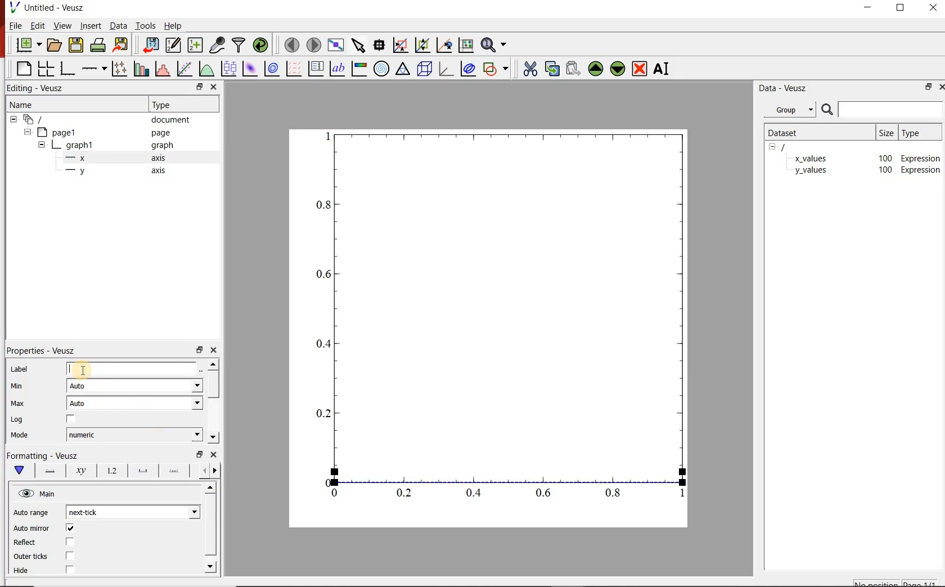  Describe the element at coordinates (227, 68) in the screenshot. I see `plot box plots` at that location.